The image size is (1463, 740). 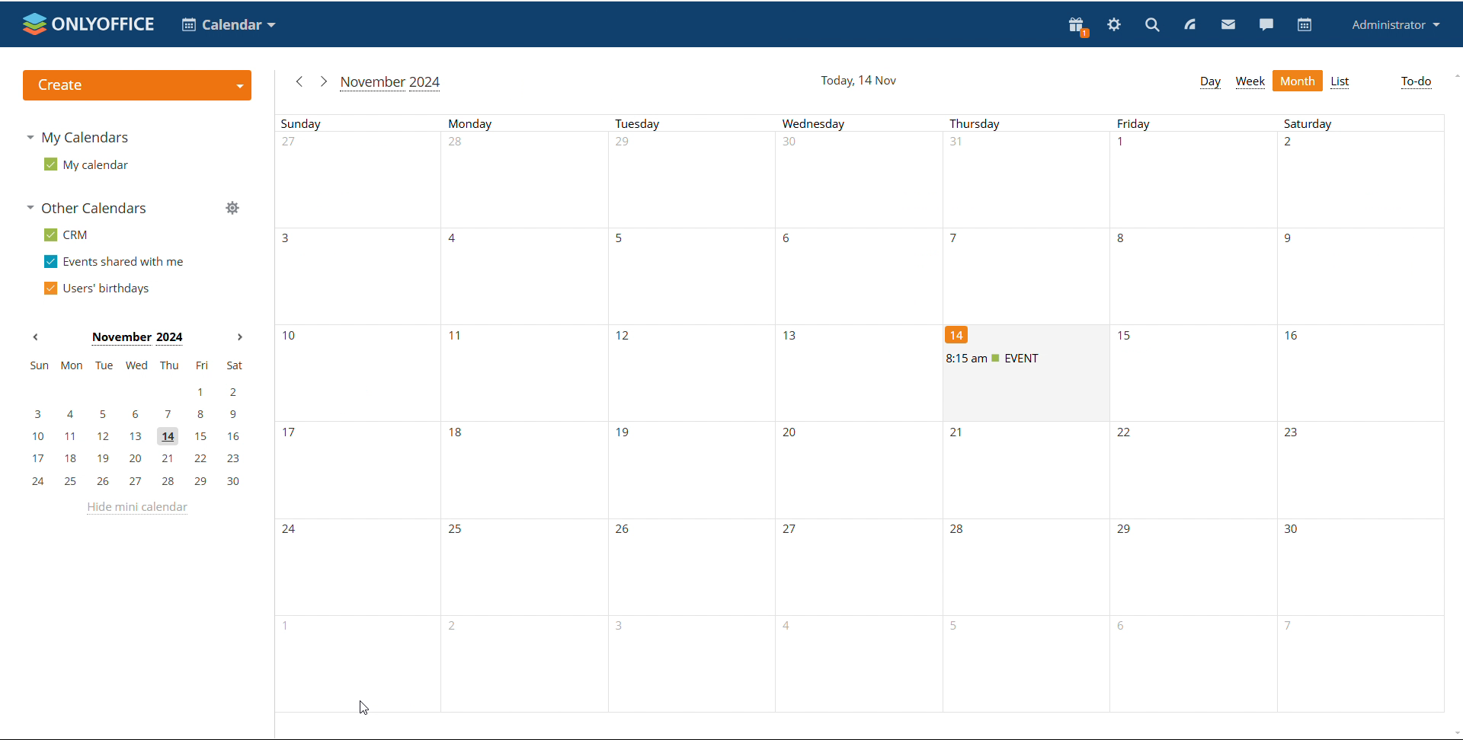 What do you see at coordinates (76, 139) in the screenshot?
I see `my calendars` at bounding box center [76, 139].